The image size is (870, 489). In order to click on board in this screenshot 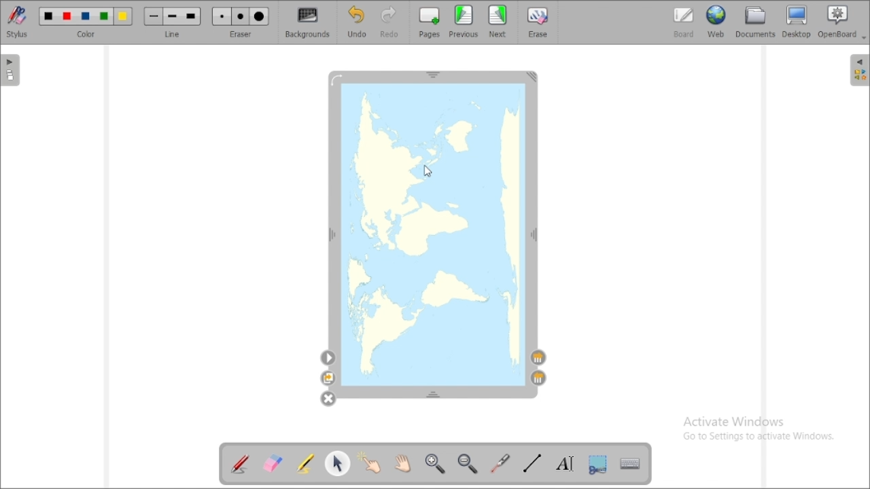, I will do `click(684, 22)`.